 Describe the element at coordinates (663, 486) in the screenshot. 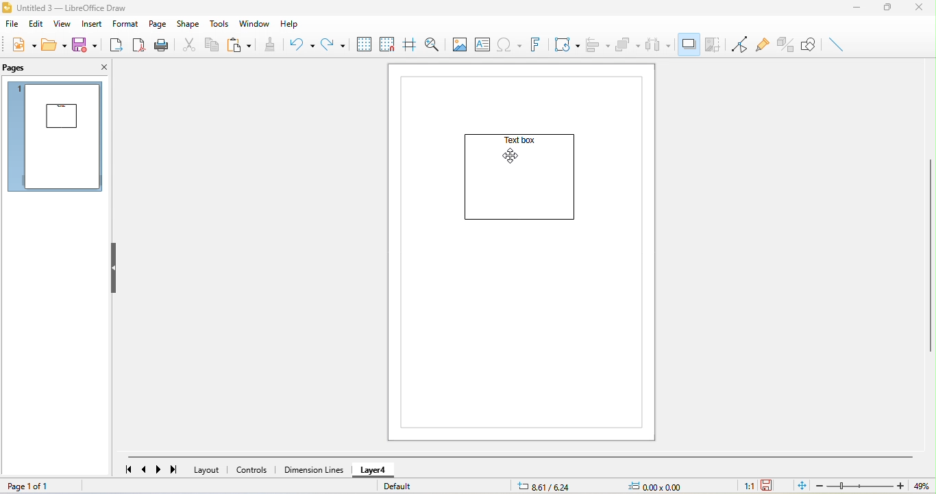

I see `object position-0.00x0.00` at that location.